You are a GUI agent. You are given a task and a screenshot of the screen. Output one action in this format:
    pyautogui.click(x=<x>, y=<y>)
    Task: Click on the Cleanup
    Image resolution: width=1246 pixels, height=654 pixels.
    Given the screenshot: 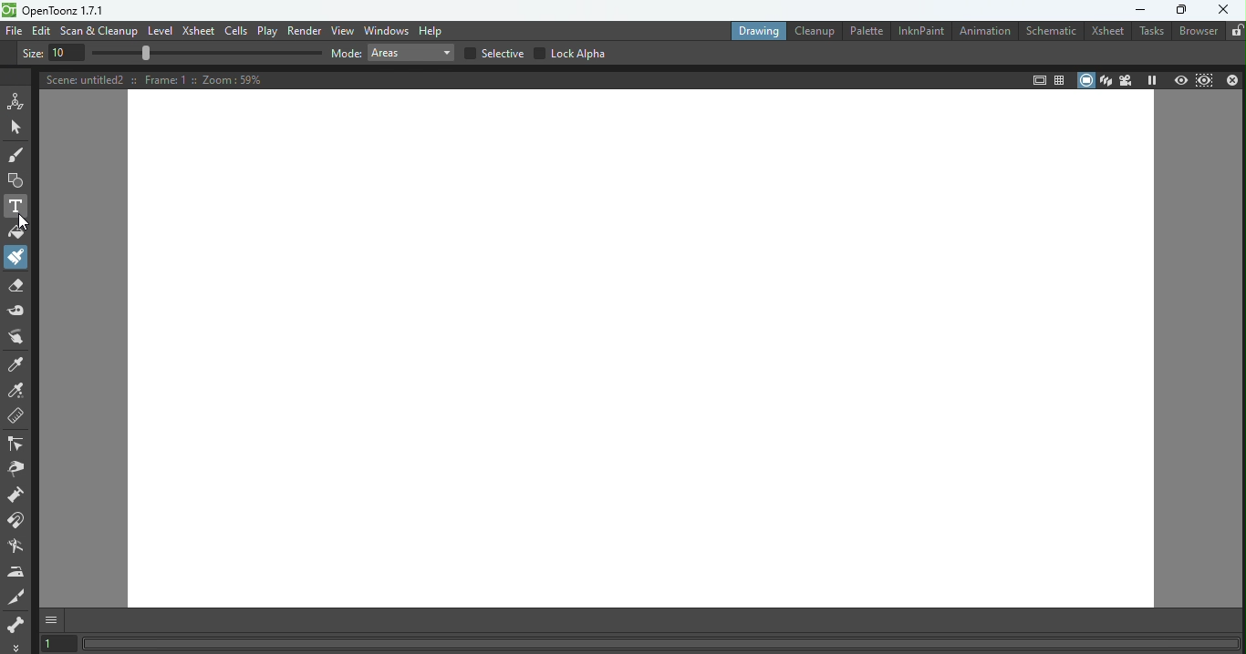 What is the action you would take?
    pyautogui.click(x=812, y=32)
    